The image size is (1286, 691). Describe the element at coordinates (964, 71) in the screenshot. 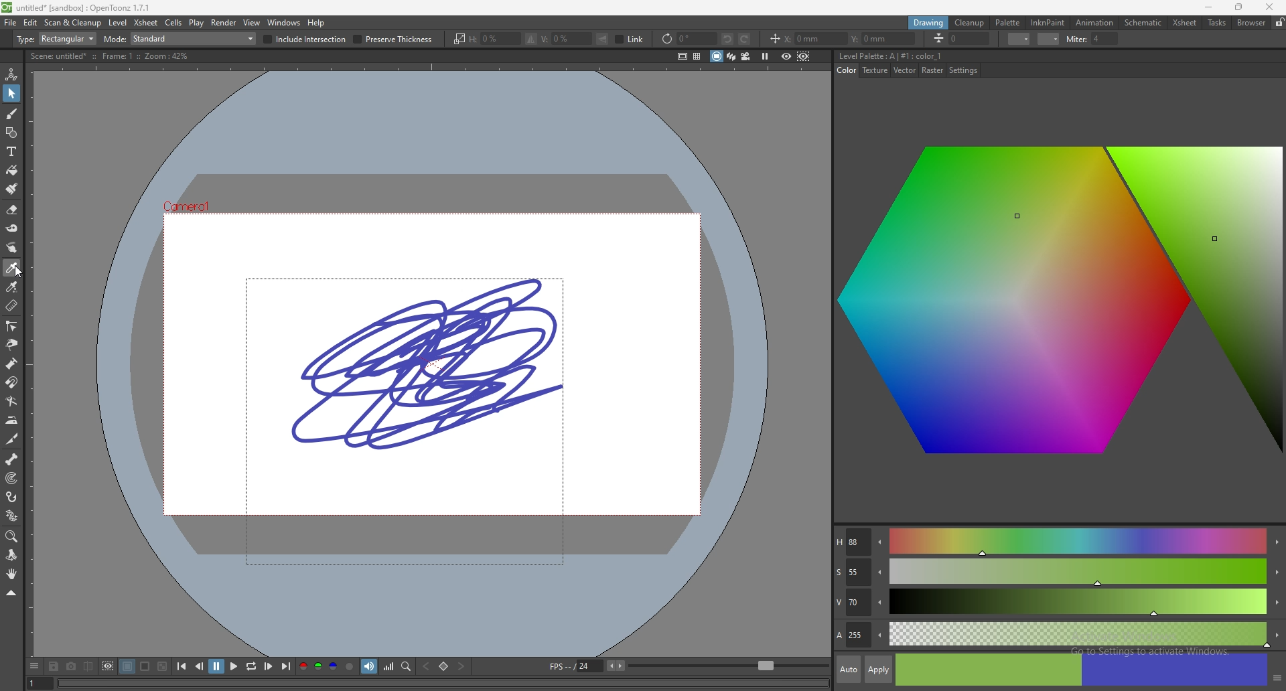

I see `settings` at that location.